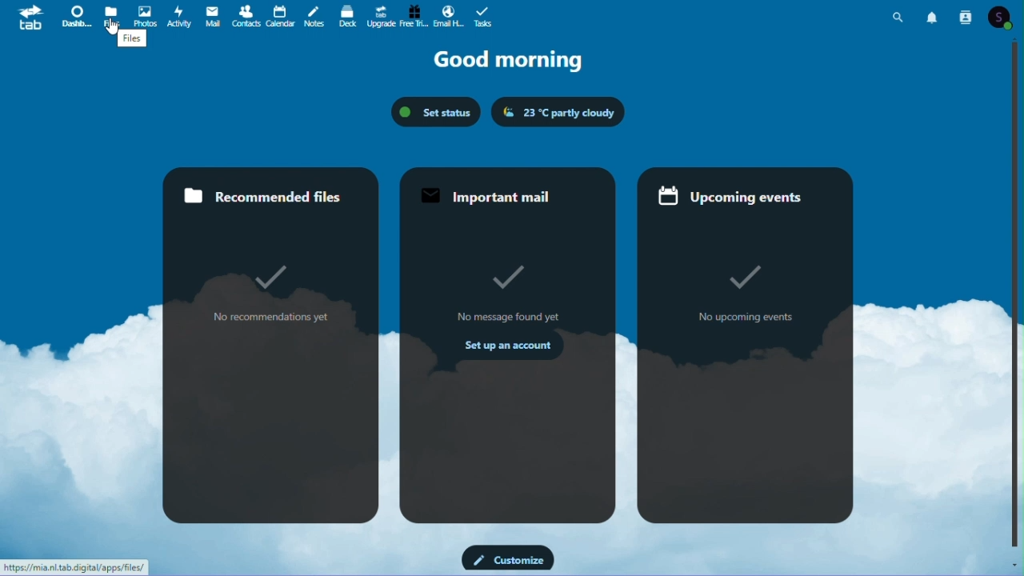  I want to click on URL, so click(75, 567).